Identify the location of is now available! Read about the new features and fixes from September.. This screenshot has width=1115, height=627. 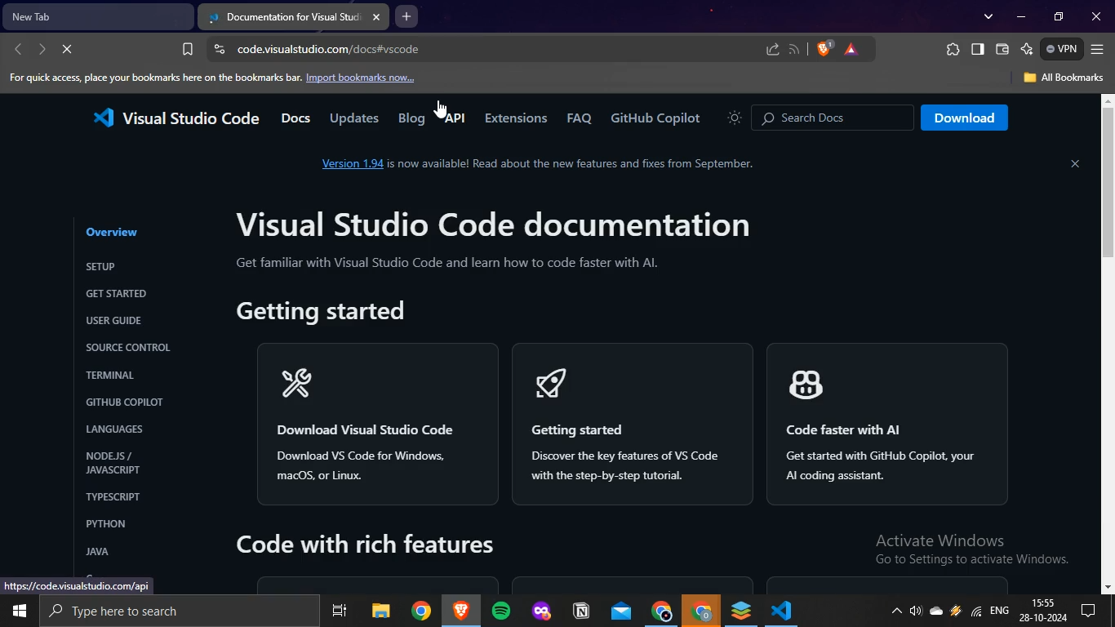
(575, 163).